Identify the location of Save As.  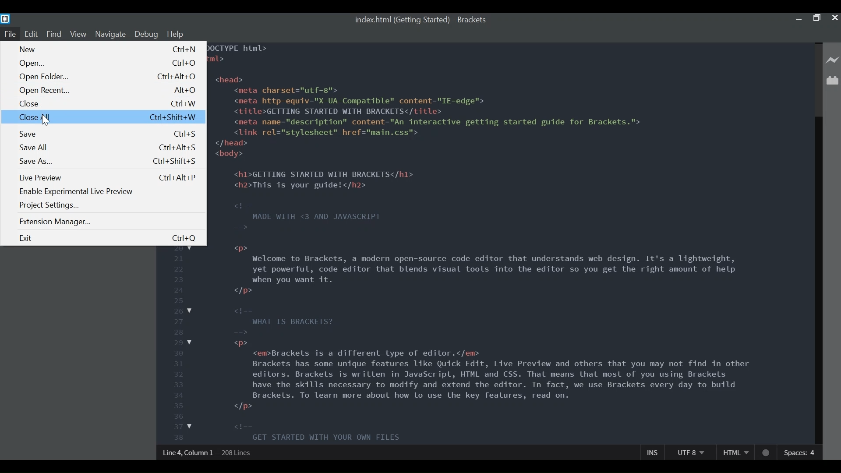
(107, 162).